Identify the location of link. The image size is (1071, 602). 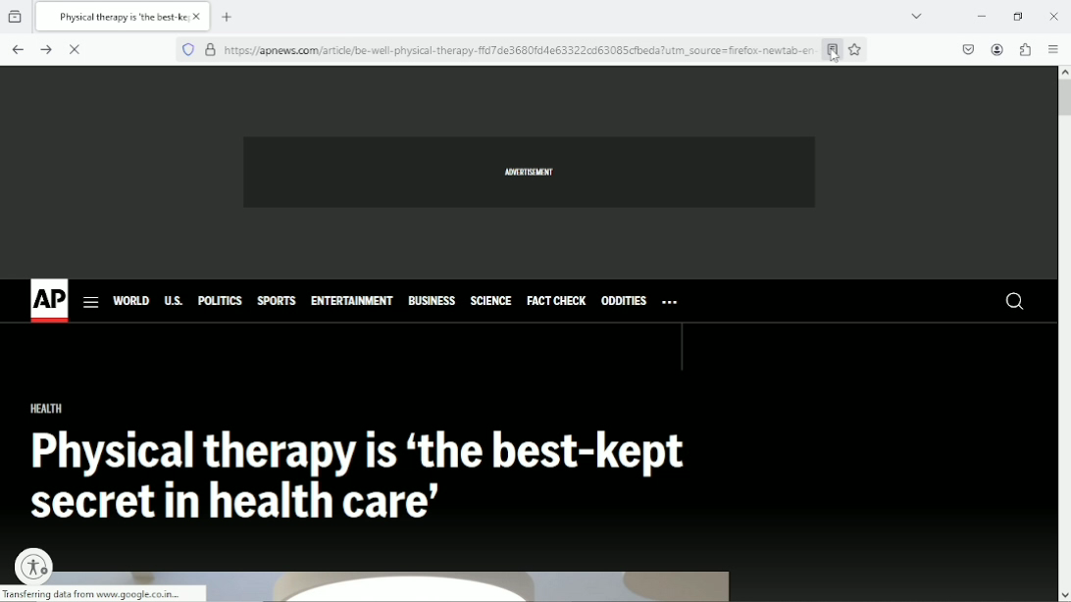
(519, 49).